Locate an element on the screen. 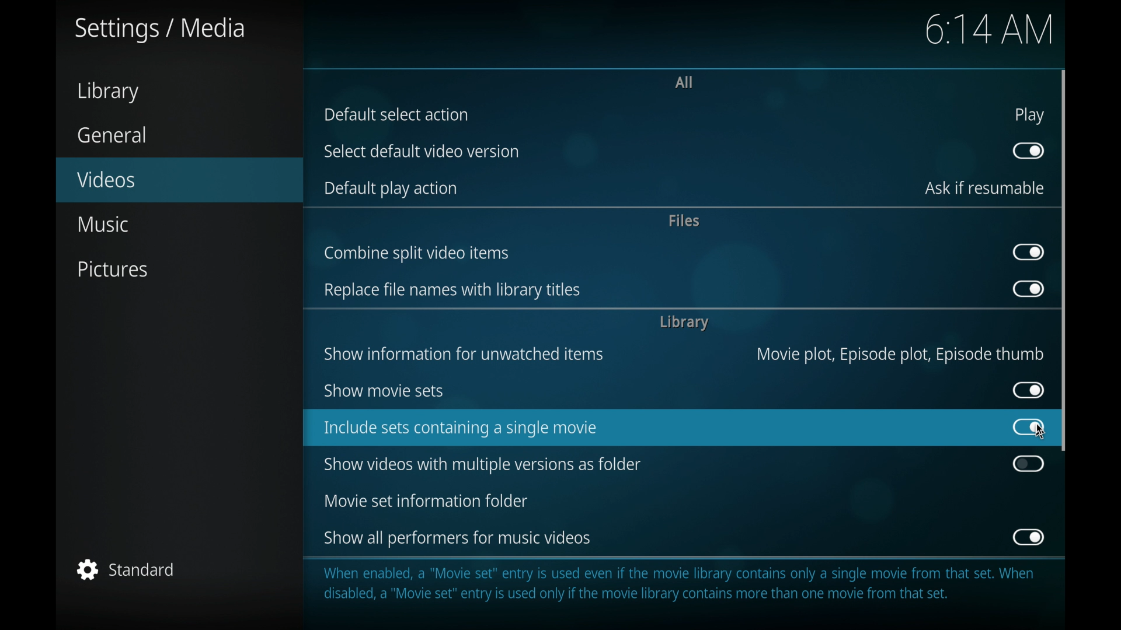 This screenshot has width=1121, height=630. show information is located at coordinates (464, 354).